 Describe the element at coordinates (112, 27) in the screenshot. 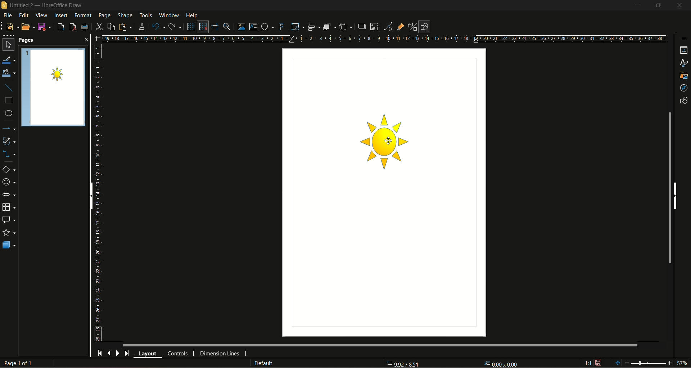

I see `copy` at that location.